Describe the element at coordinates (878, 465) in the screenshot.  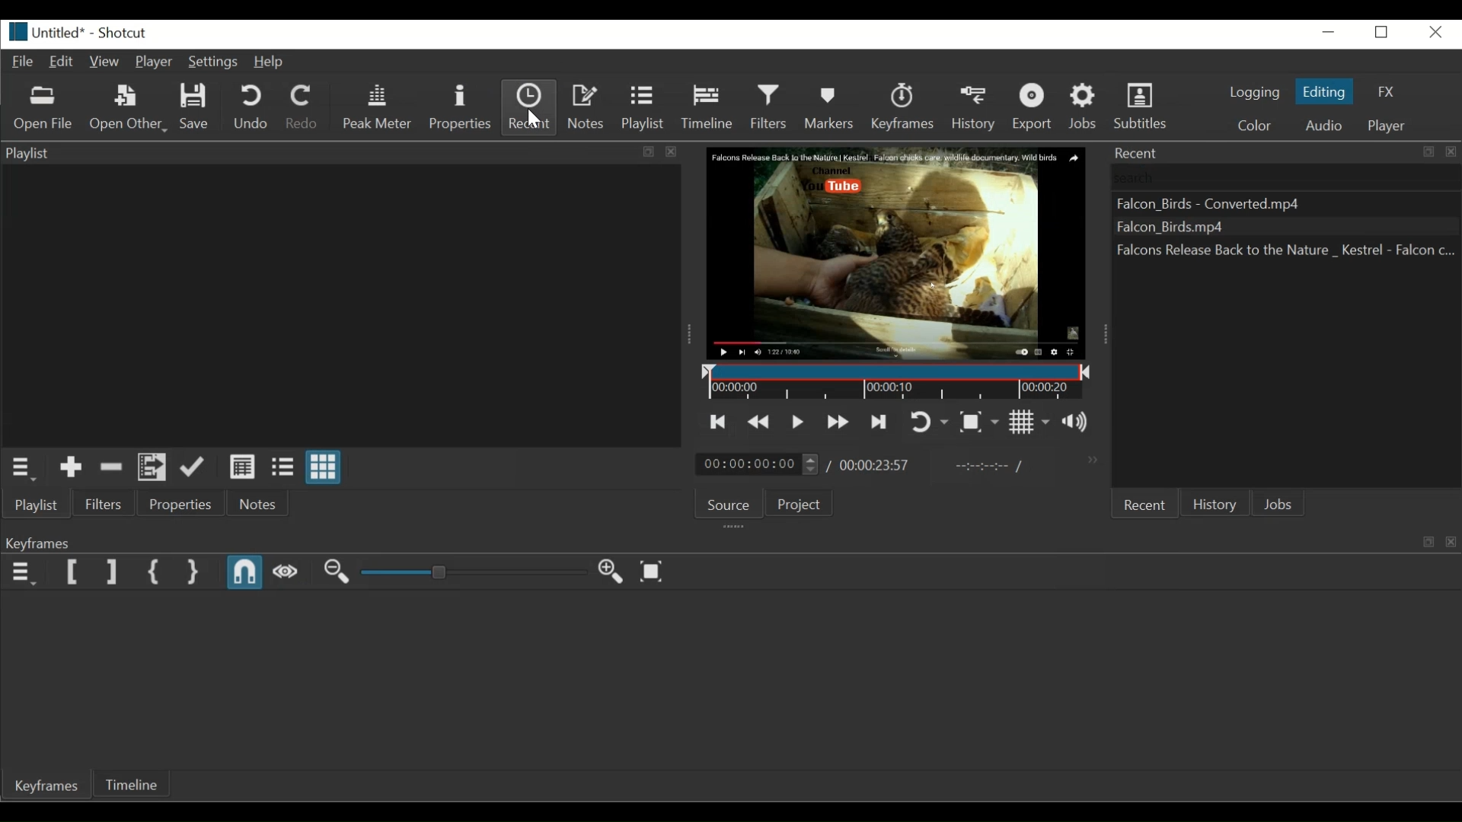
I see `Total duration` at that location.